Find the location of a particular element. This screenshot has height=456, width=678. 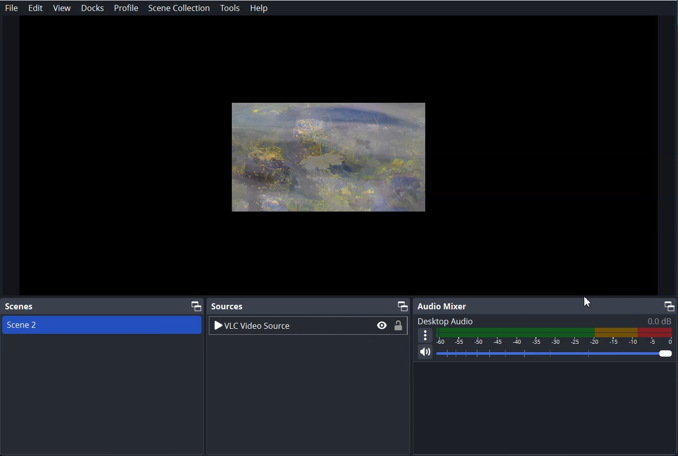

Docks is located at coordinates (92, 8).